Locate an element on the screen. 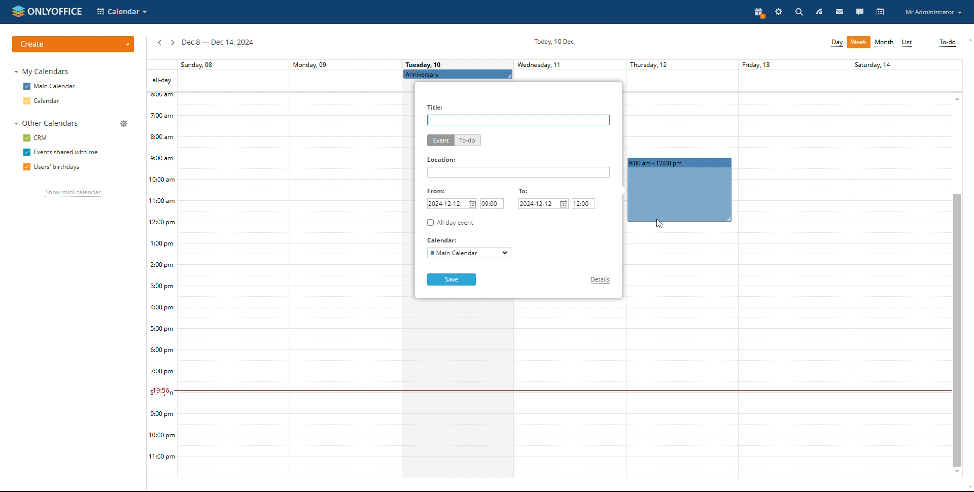 The width and height of the screenshot is (974, 492). add location is located at coordinates (517, 172).